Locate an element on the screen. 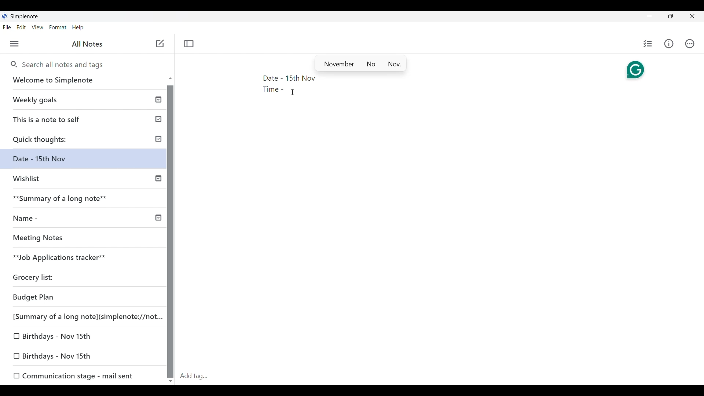 Image resolution: width=704 pixels, height=396 pixels. Menu is located at coordinates (15, 44).